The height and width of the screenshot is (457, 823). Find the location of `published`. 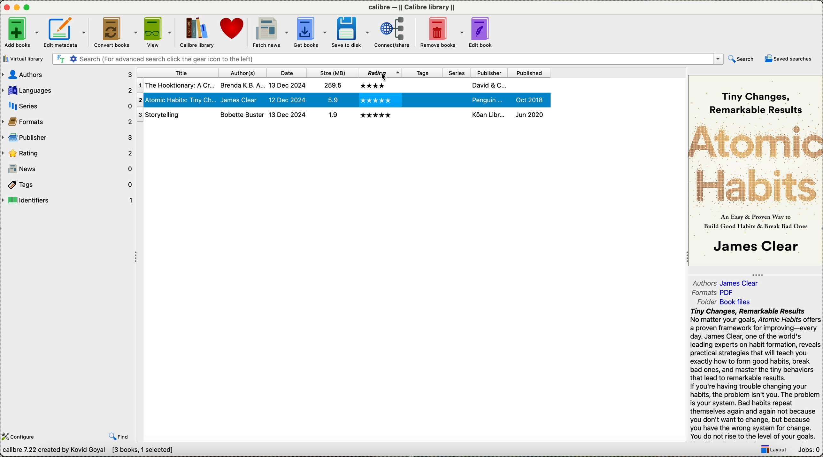

published is located at coordinates (527, 99).